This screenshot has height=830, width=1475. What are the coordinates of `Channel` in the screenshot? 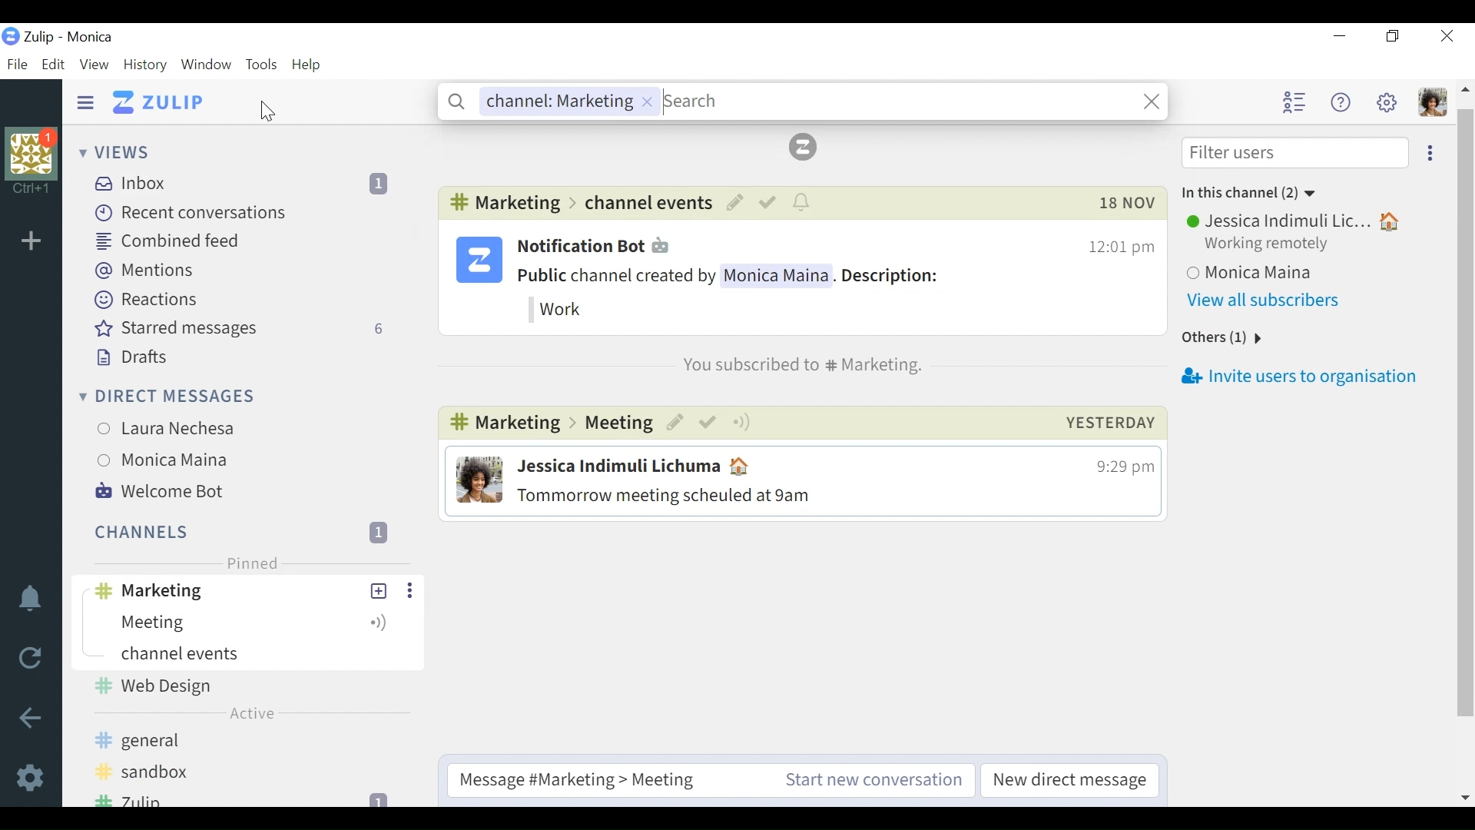 It's located at (244, 532).